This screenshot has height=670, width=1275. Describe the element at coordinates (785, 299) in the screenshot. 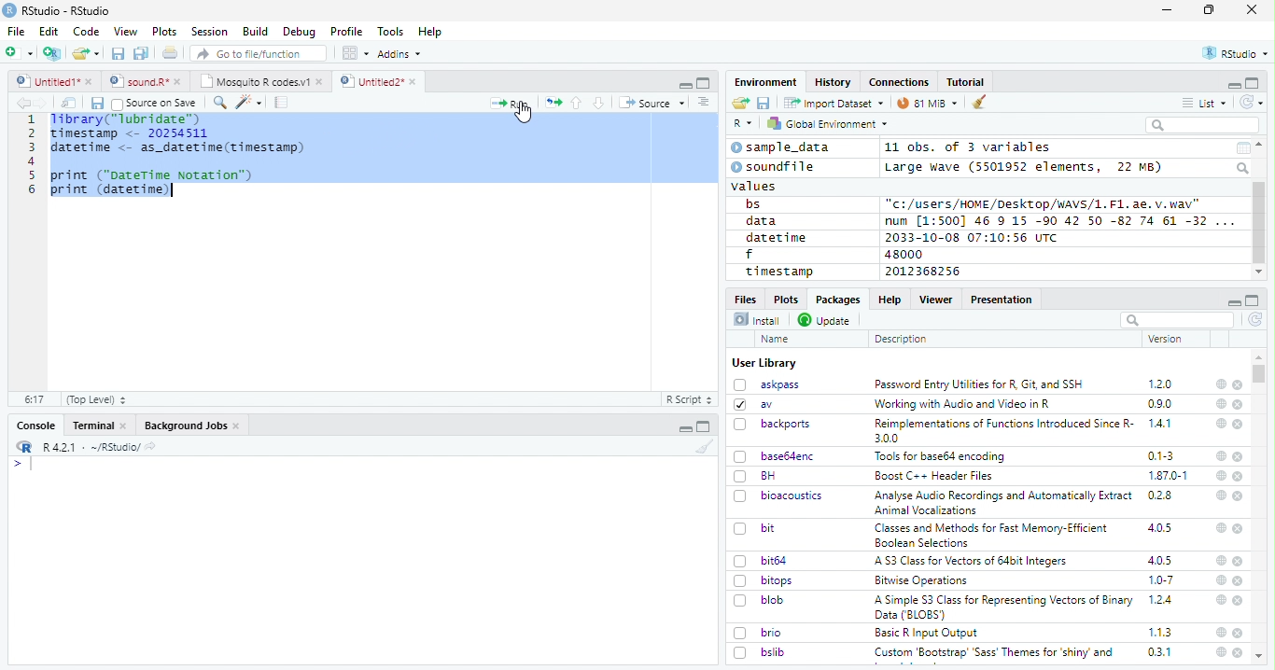

I see `Plots` at that location.